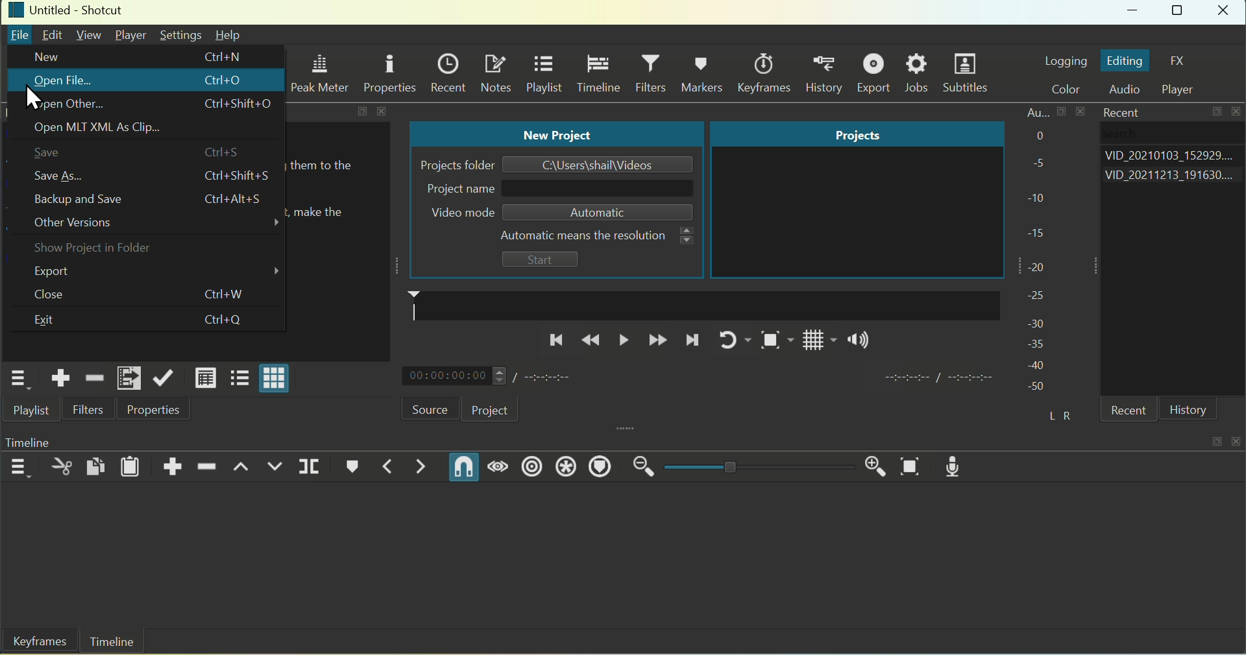  What do you see at coordinates (362, 112) in the screenshot?
I see `maximize` at bounding box center [362, 112].